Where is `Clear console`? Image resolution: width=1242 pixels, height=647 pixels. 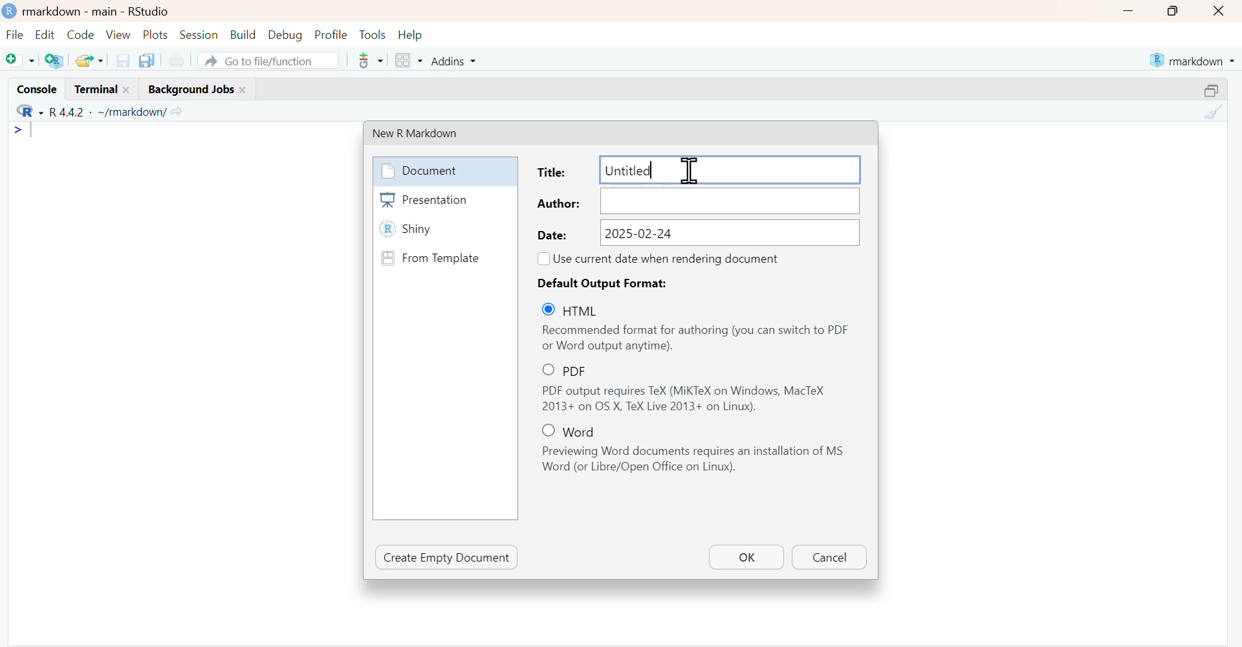 Clear console is located at coordinates (1212, 112).